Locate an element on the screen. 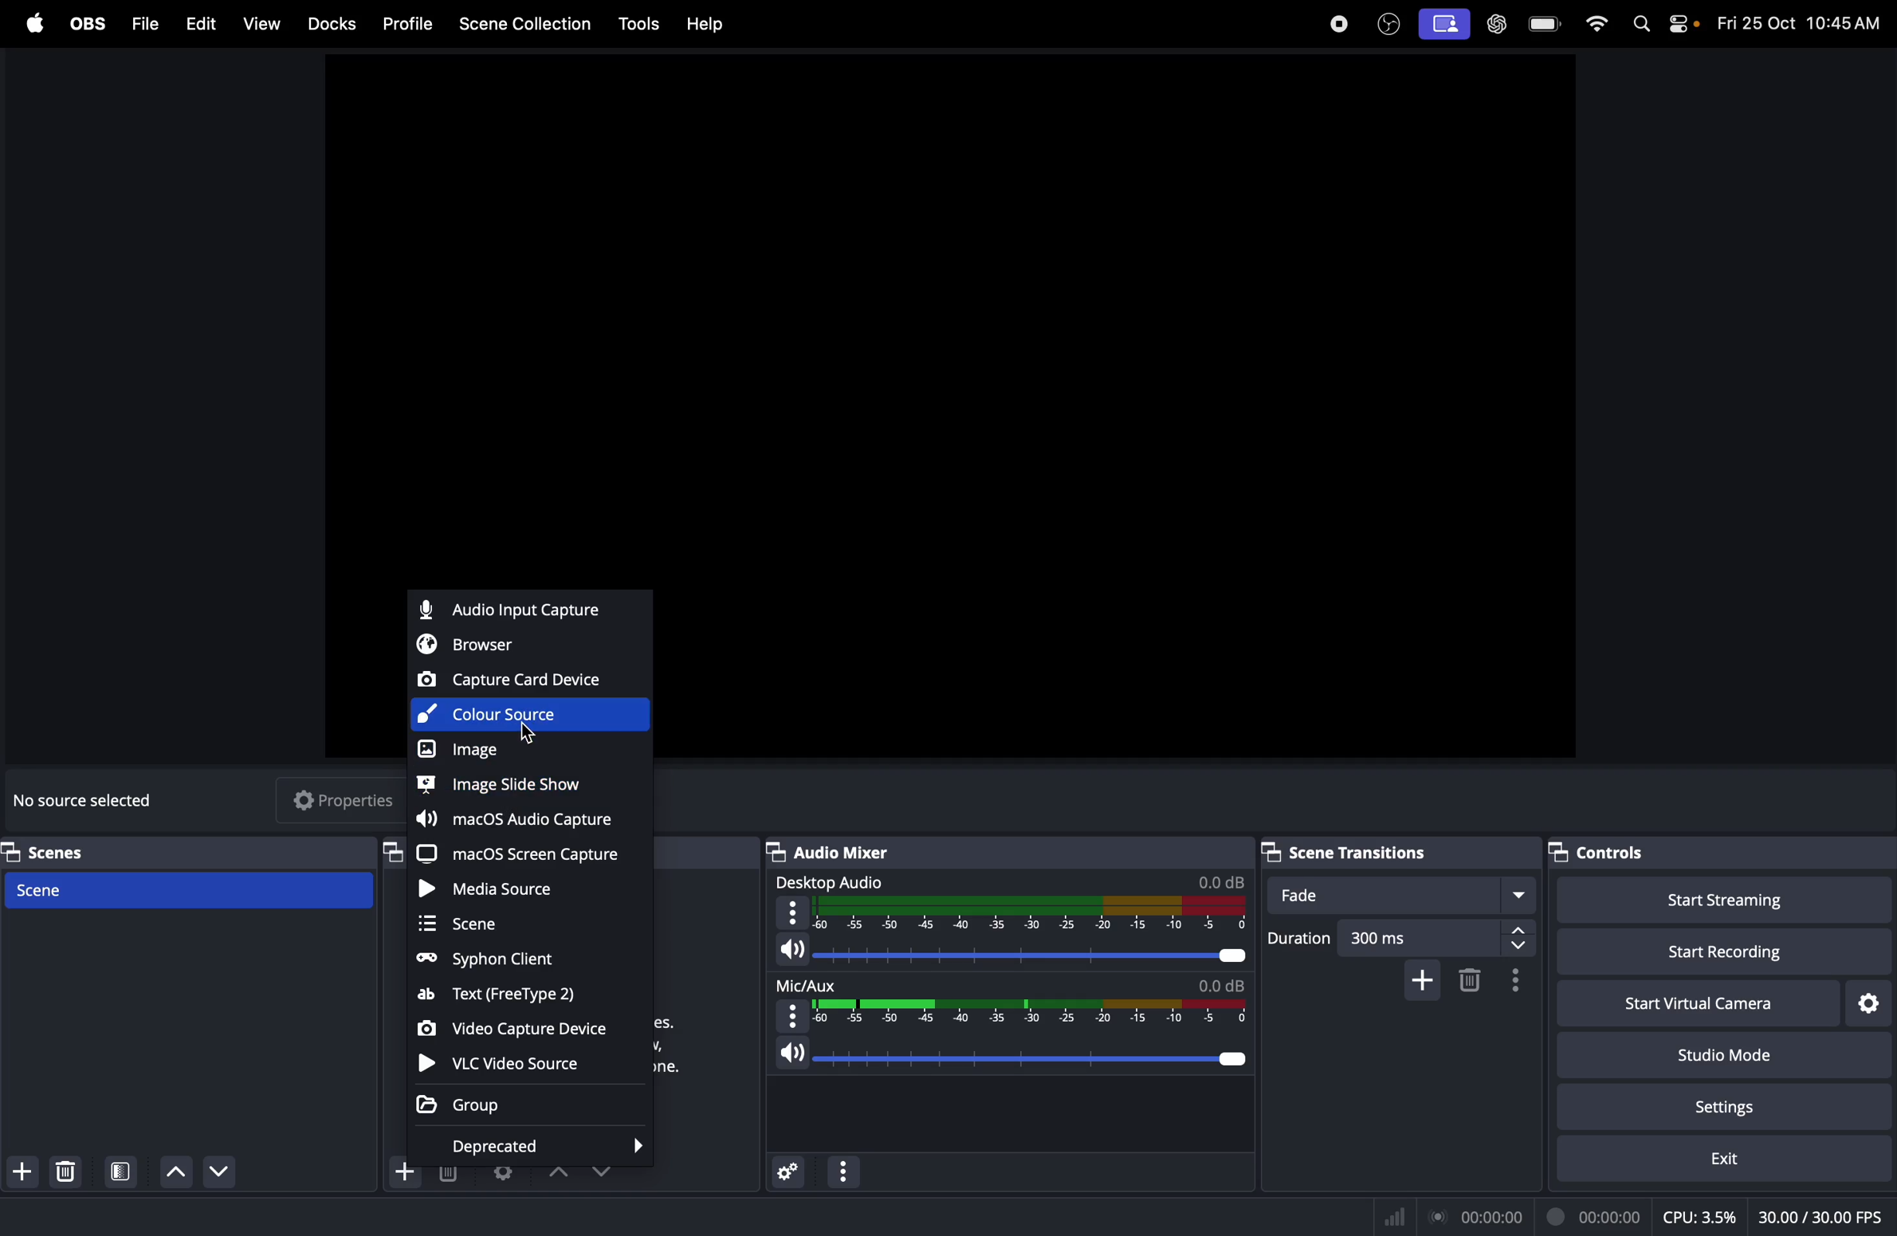 Image resolution: width=1897 pixels, height=1236 pixels. Scene is located at coordinates (194, 887).